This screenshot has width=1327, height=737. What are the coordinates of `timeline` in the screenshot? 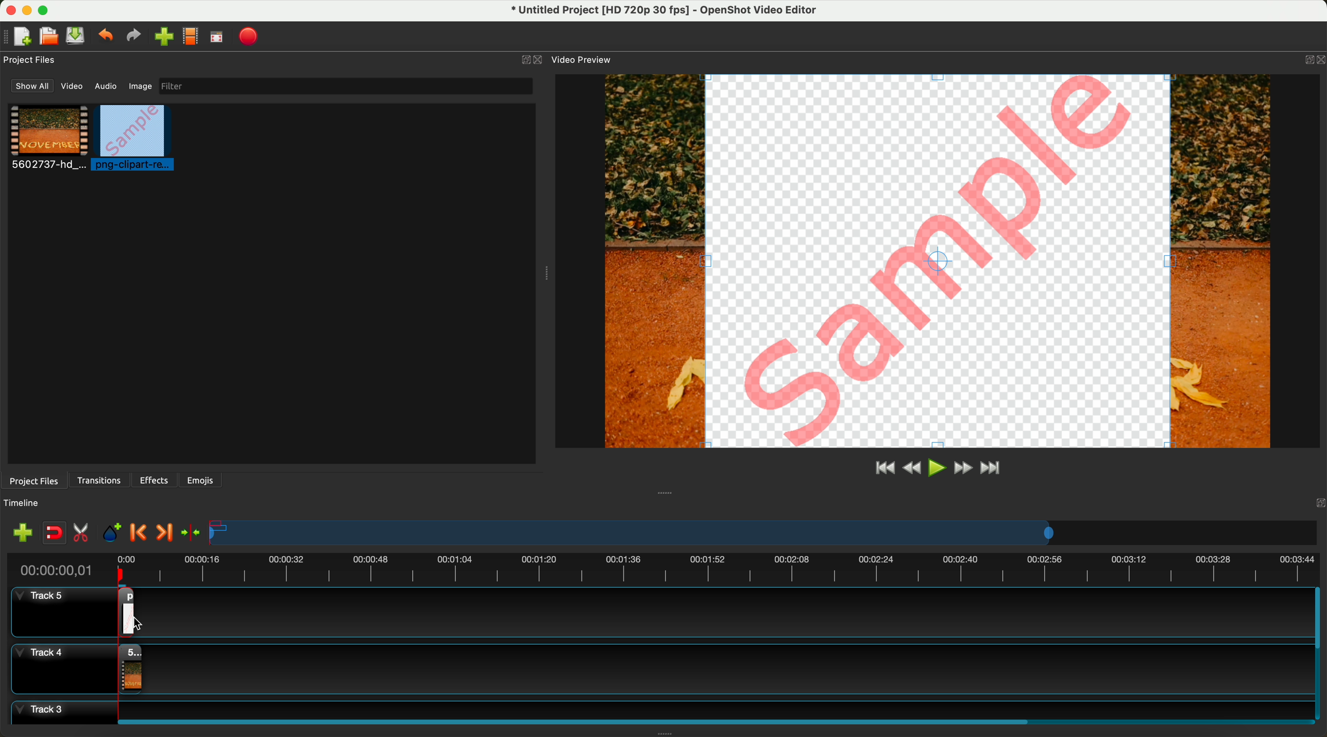 It's located at (662, 568).